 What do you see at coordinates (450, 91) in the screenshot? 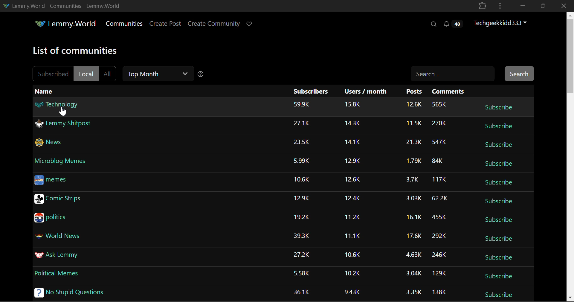
I see `Comments` at bounding box center [450, 91].